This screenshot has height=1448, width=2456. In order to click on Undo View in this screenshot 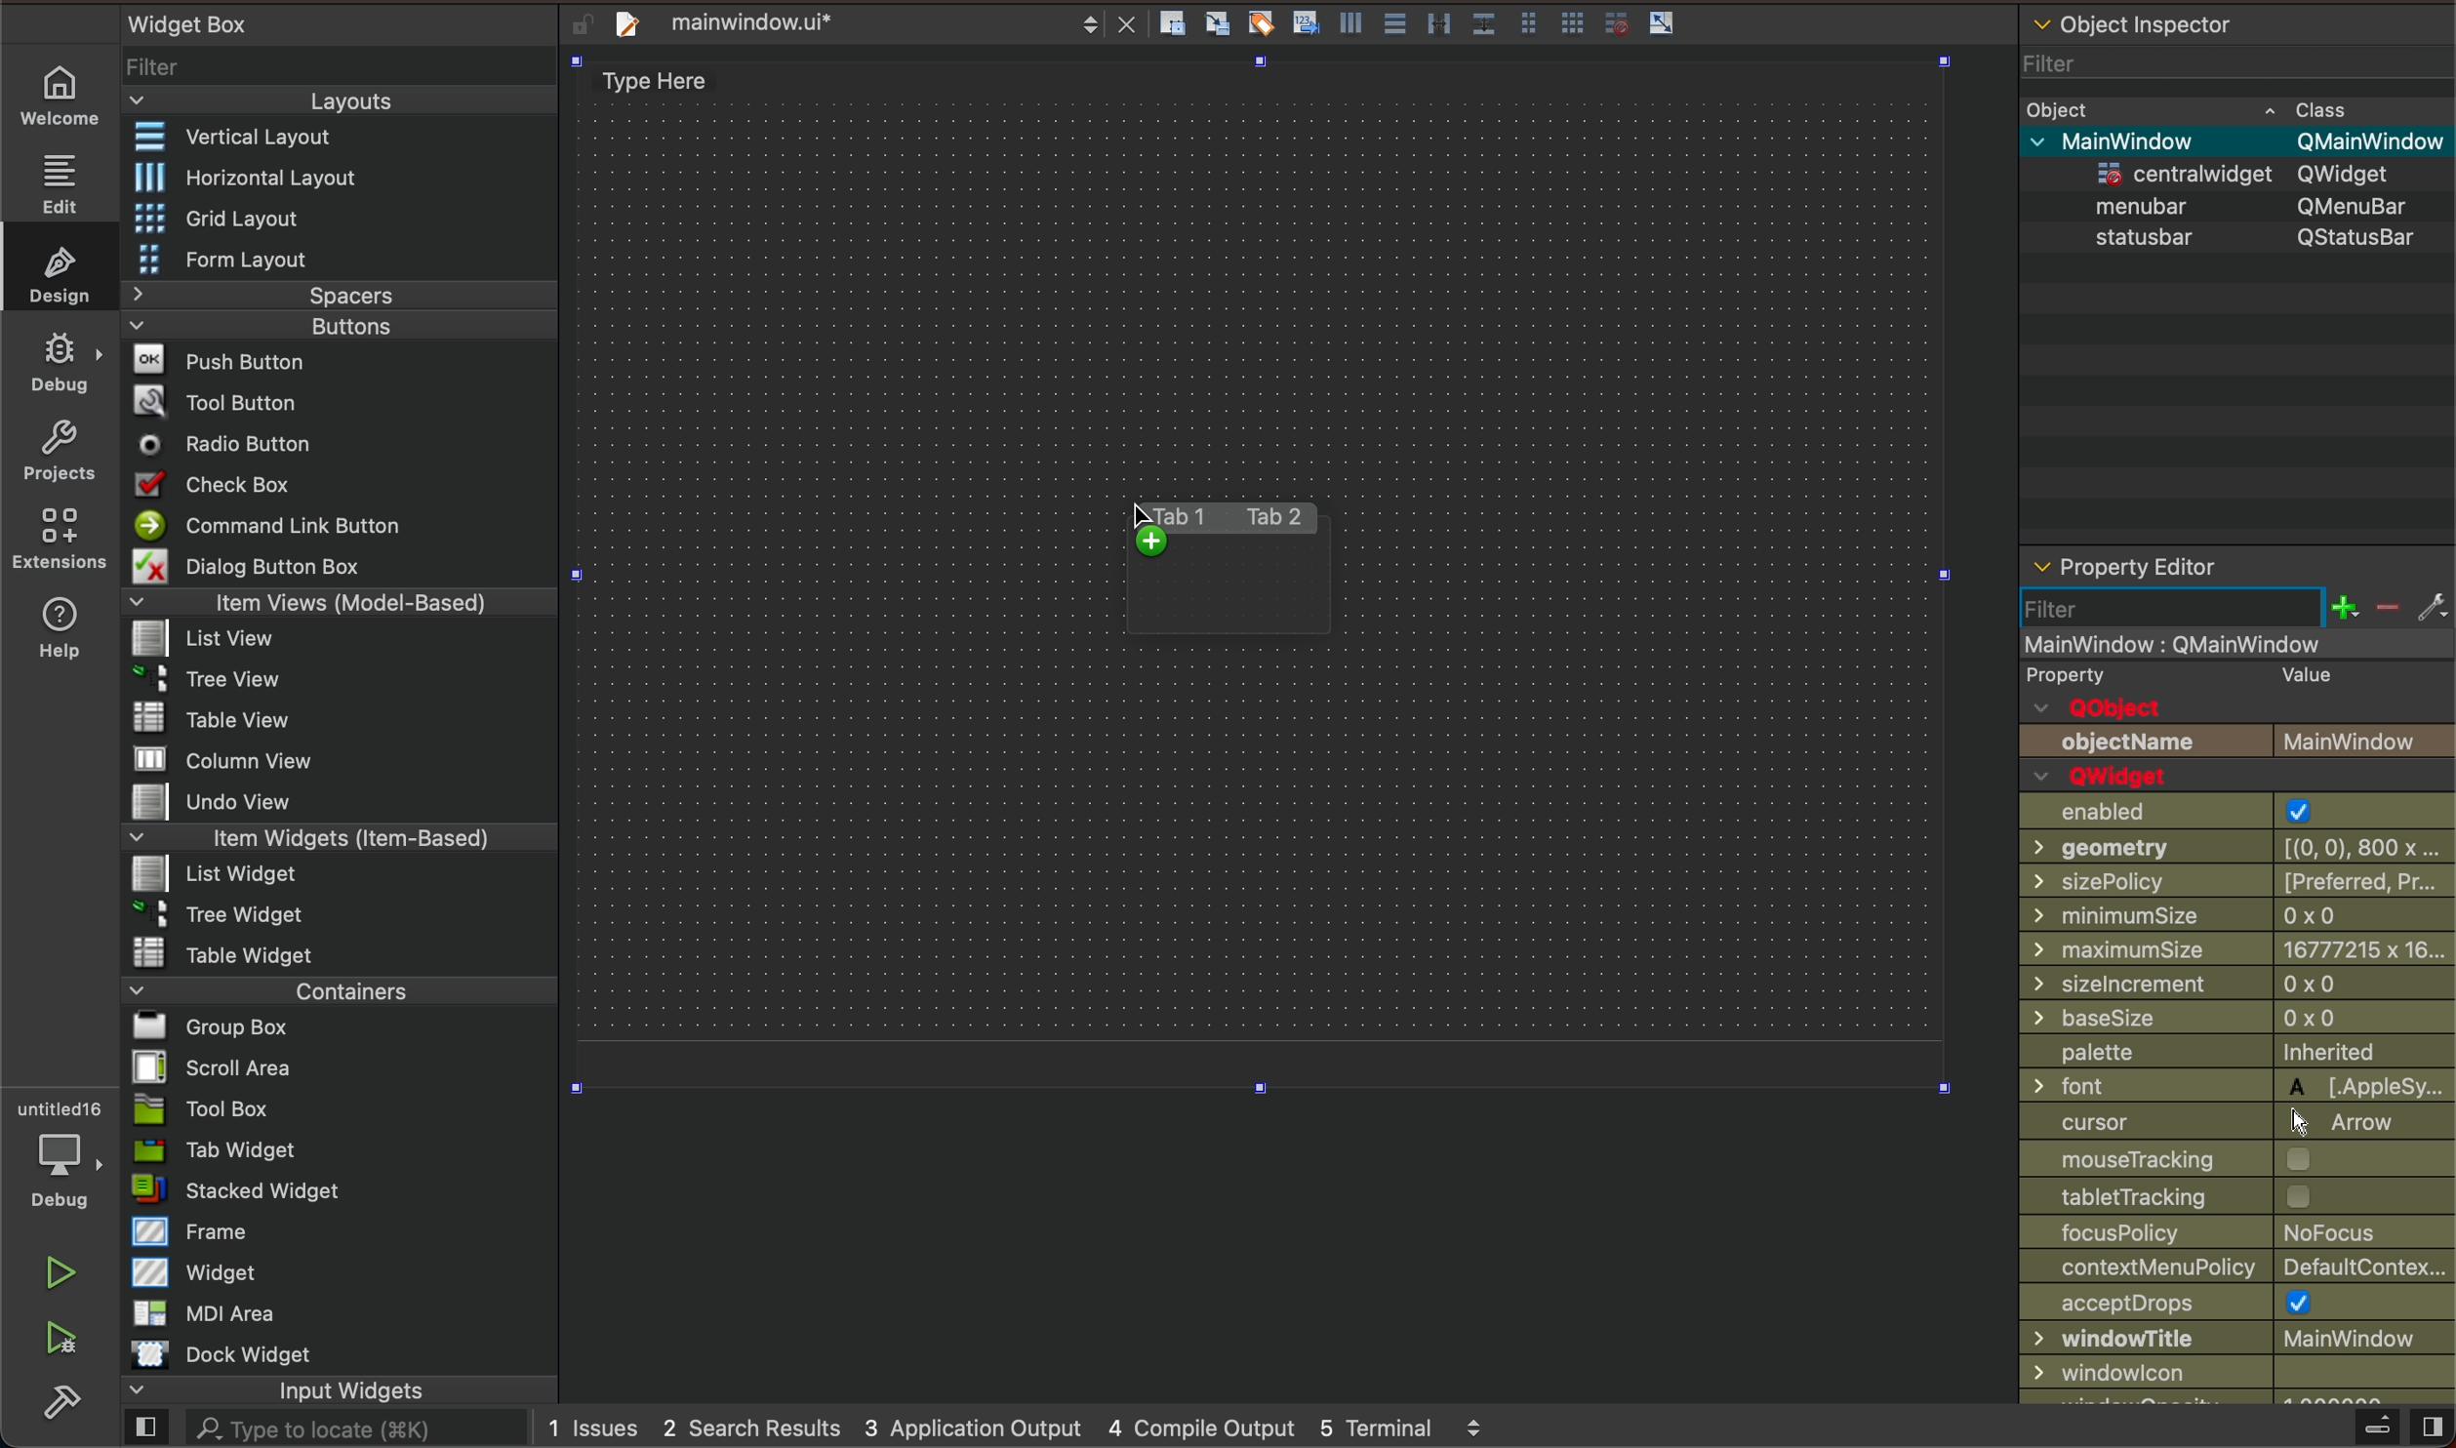, I will do `click(202, 804)`.